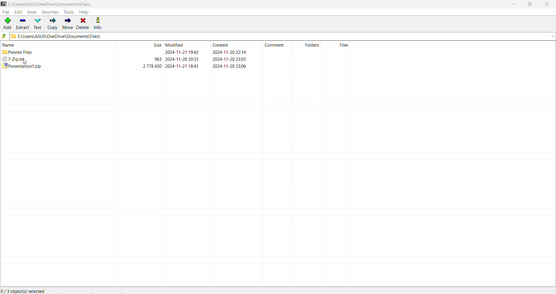 The height and width of the screenshot is (294, 556). I want to click on cursor, so click(25, 62).